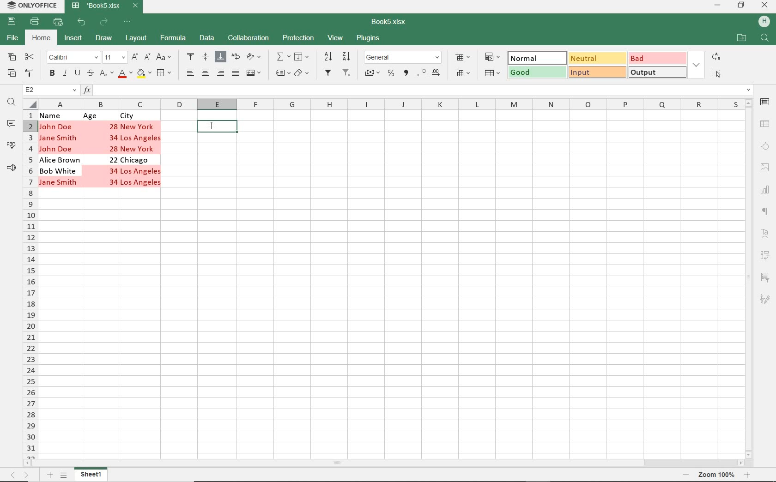 The height and width of the screenshot is (482, 776). What do you see at coordinates (52, 115) in the screenshot?
I see `Name` at bounding box center [52, 115].